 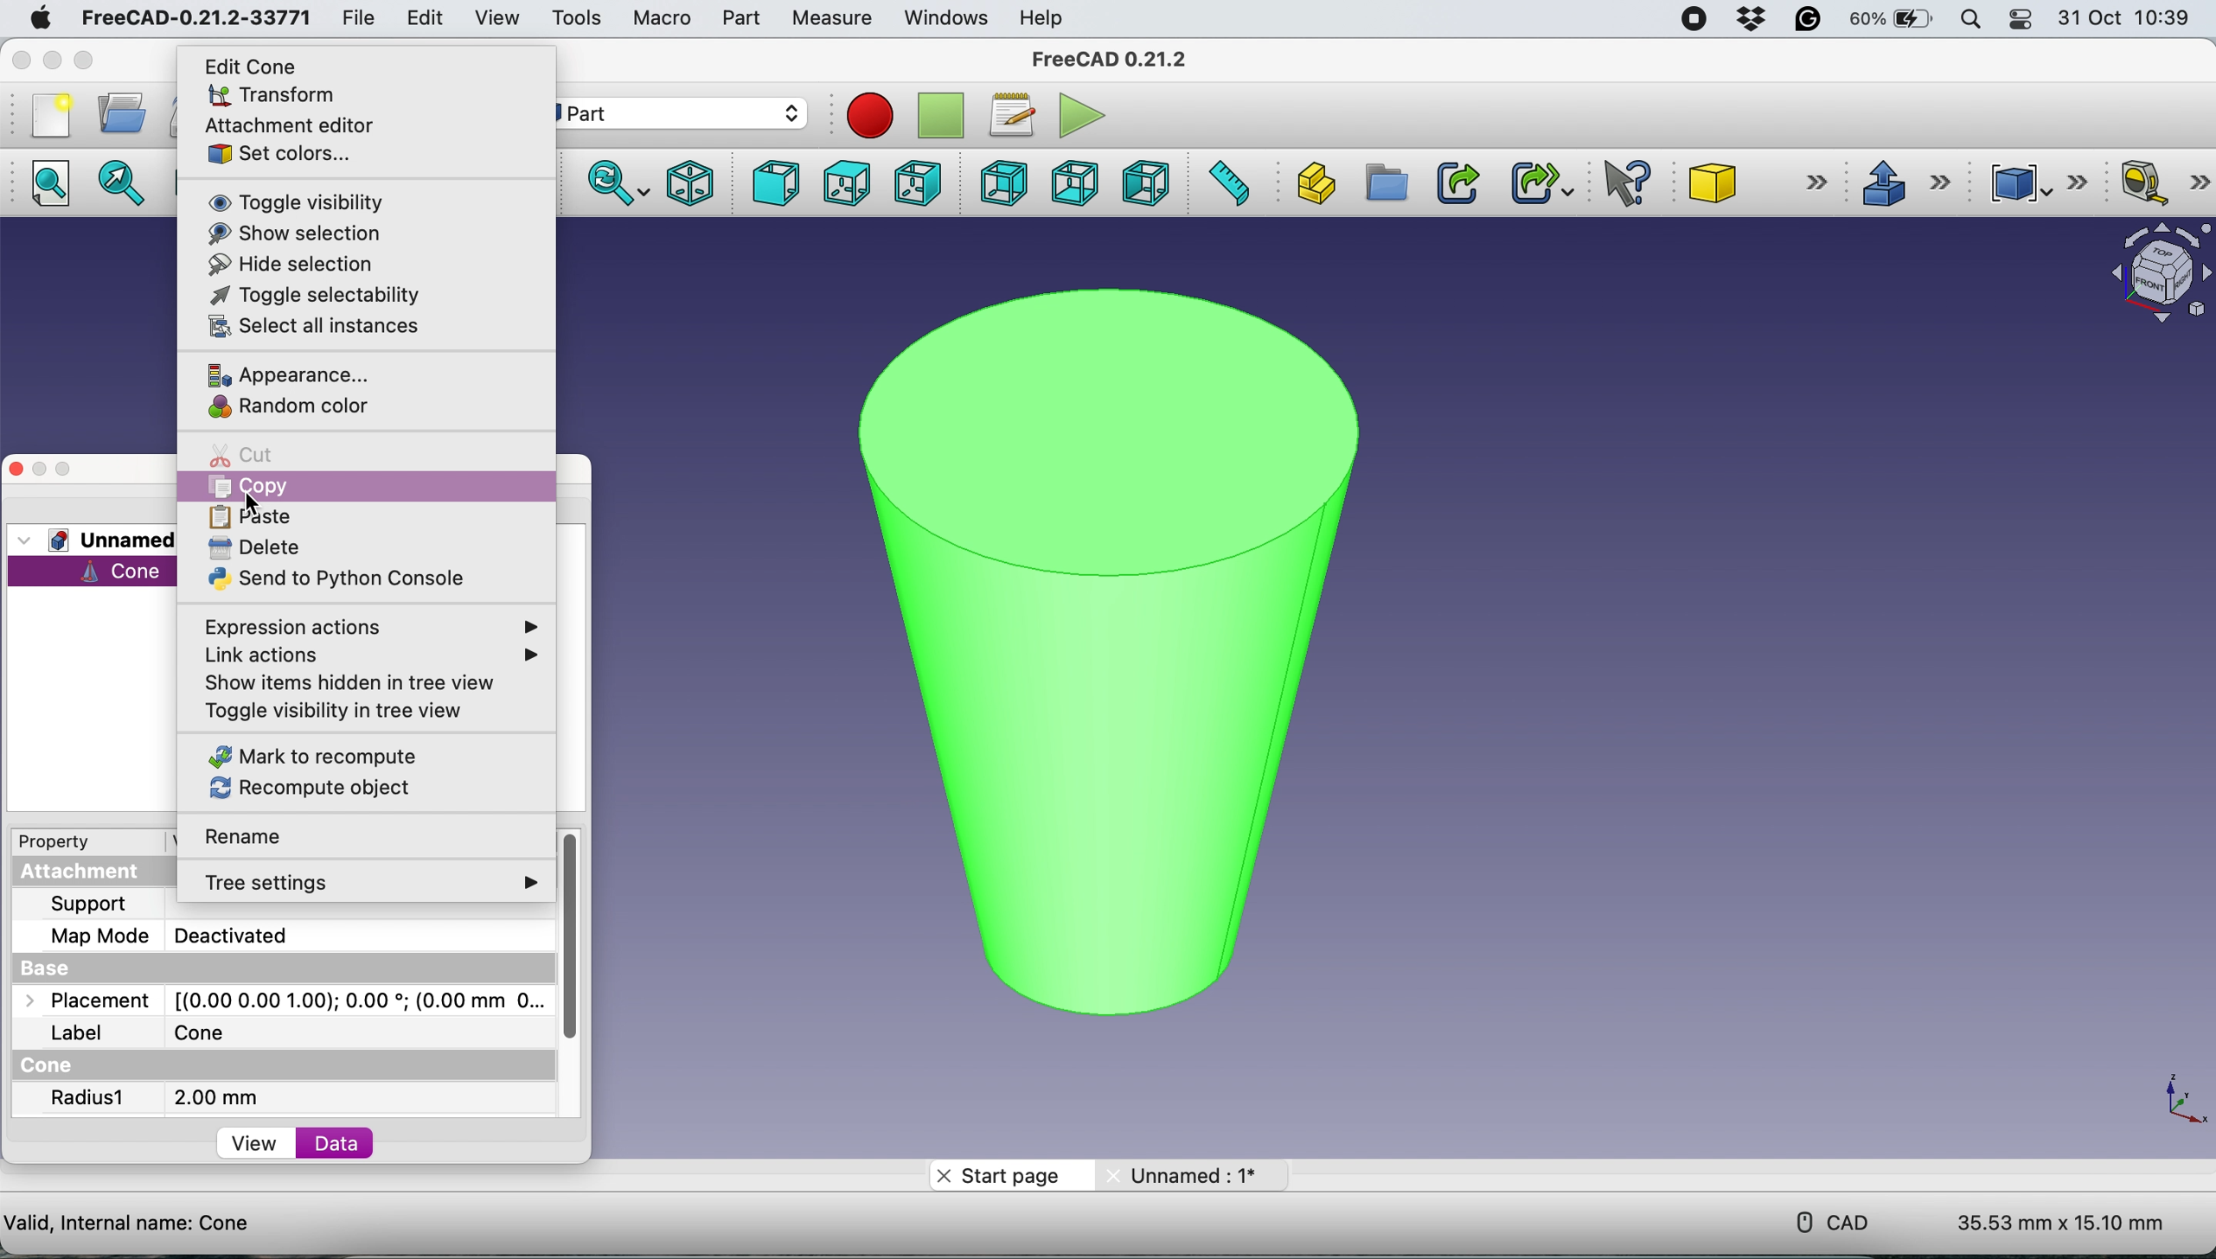 I want to click on label: Cone, so click(x=154, y=1033).